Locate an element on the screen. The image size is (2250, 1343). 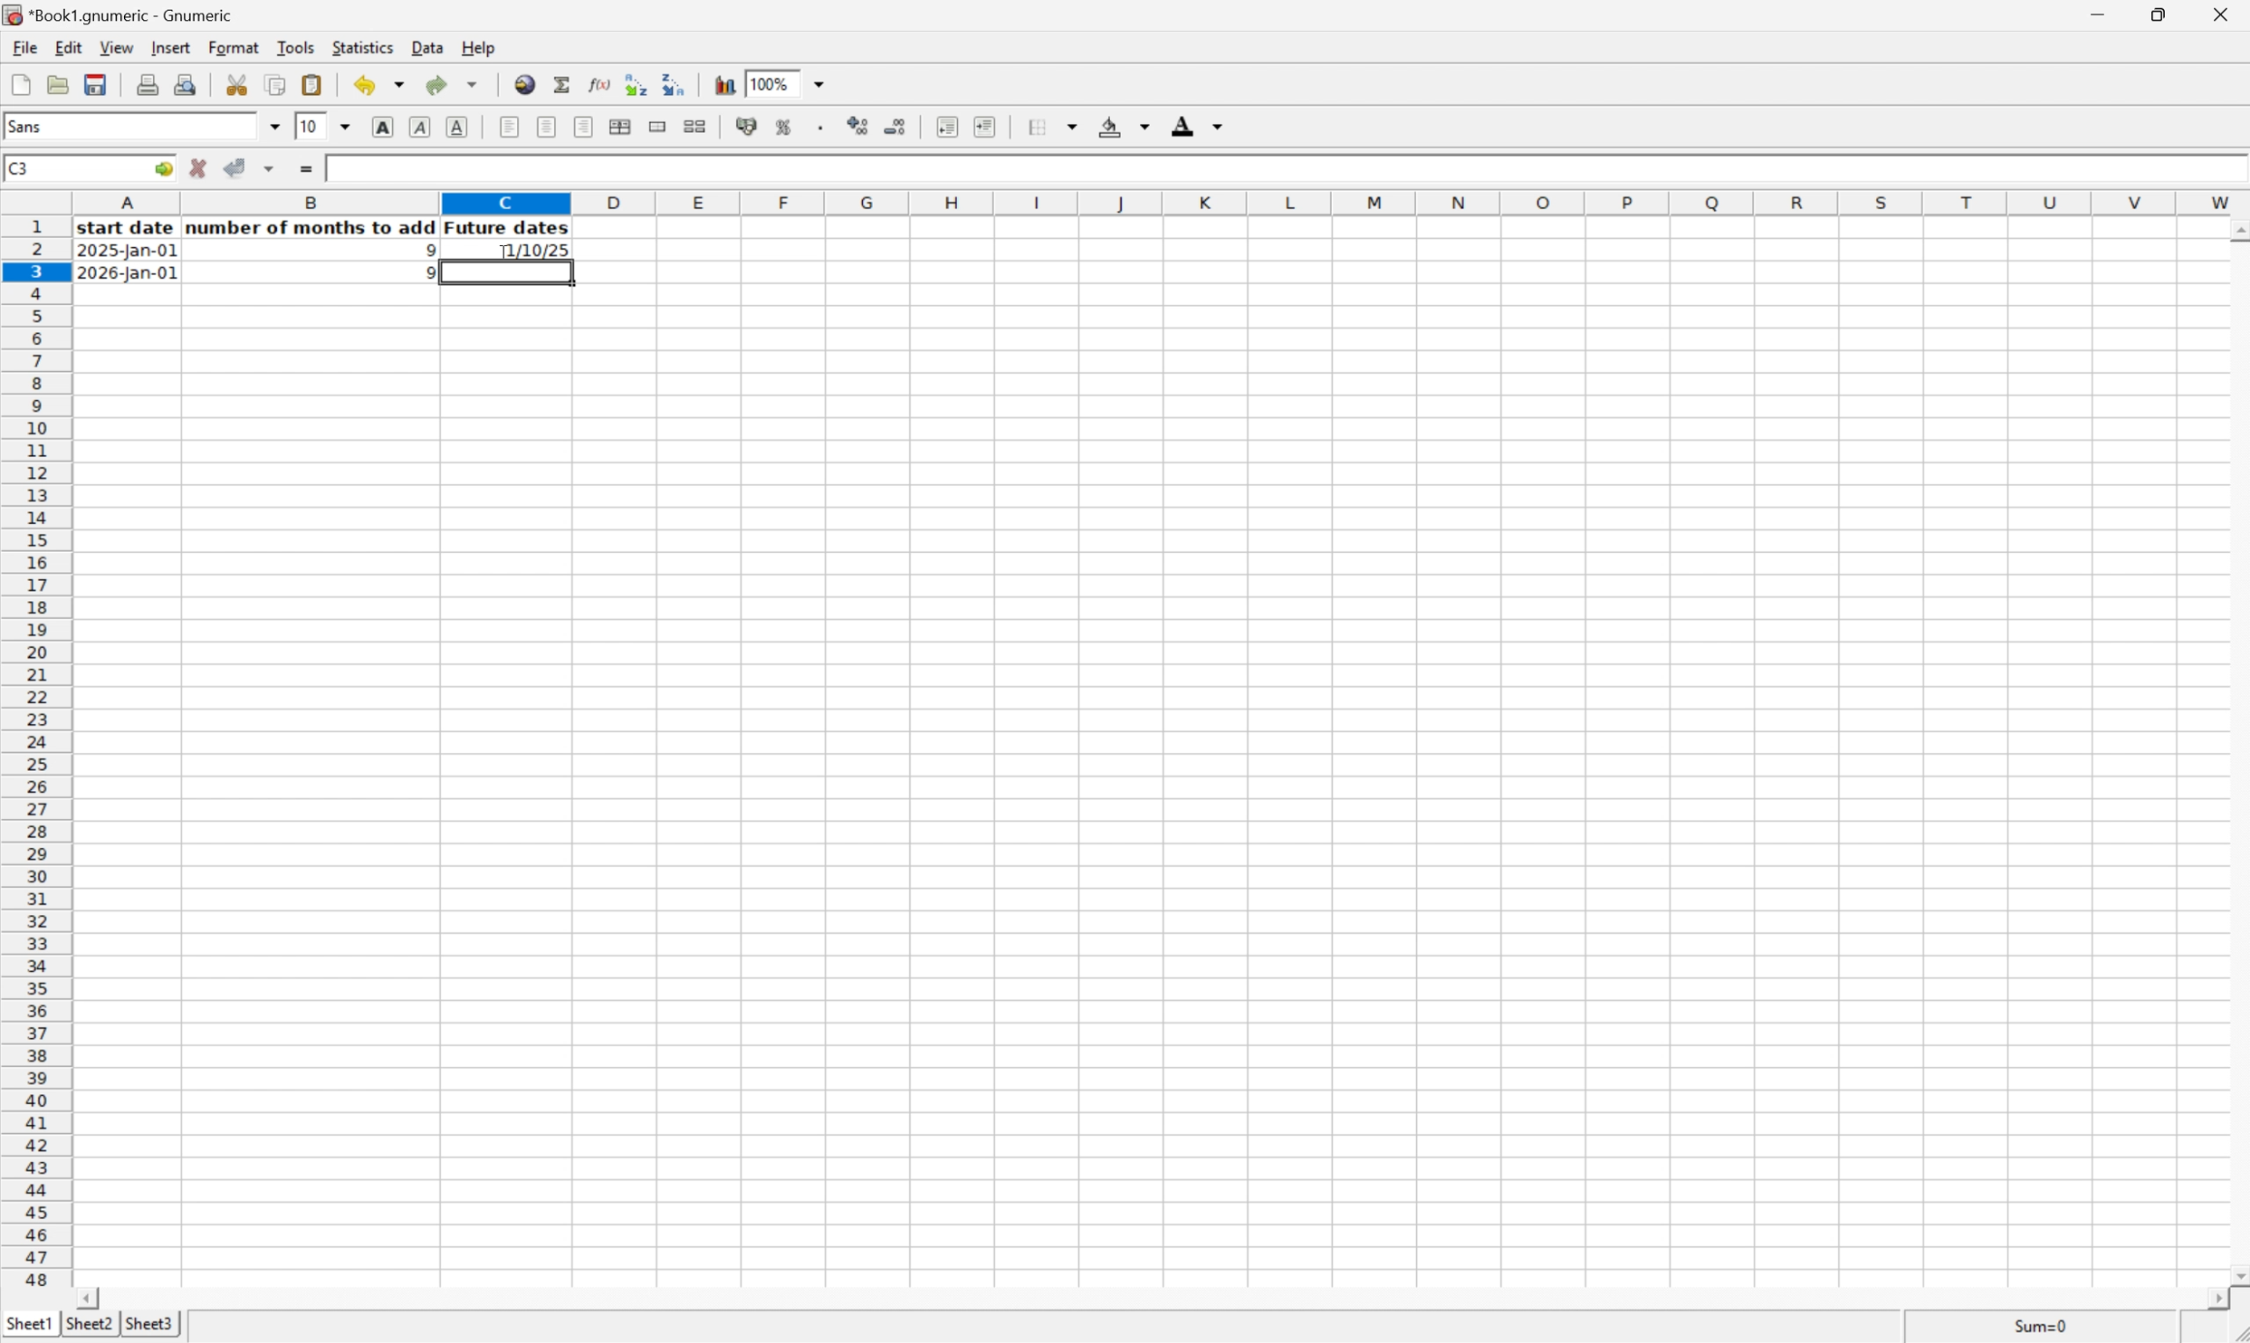
Open a file is located at coordinates (56, 84).